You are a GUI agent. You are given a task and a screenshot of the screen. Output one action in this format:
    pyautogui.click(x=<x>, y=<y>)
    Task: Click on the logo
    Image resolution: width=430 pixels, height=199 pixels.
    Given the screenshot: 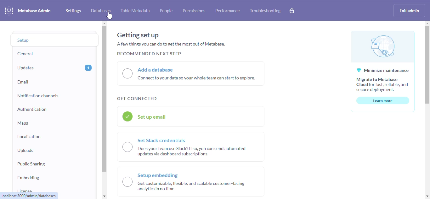 What is the action you would take?
    pyautogui.click(x=9, y=10)
    